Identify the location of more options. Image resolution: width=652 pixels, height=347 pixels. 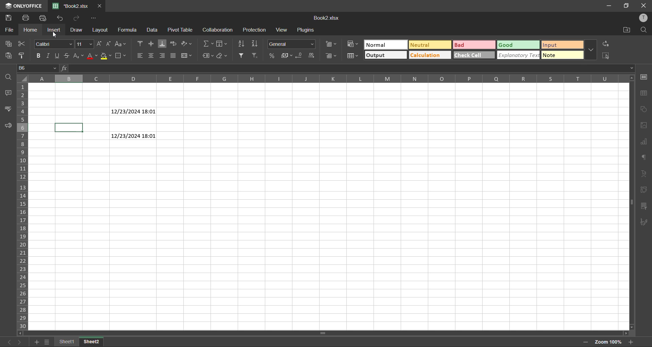
(591, 51).